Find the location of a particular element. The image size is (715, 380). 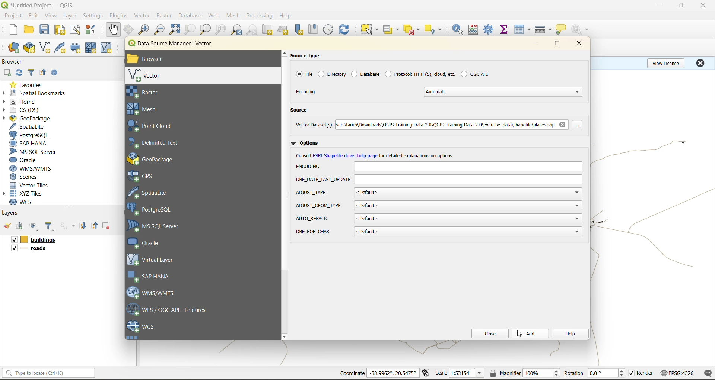

sap hana is located at coordinates (29, 144).